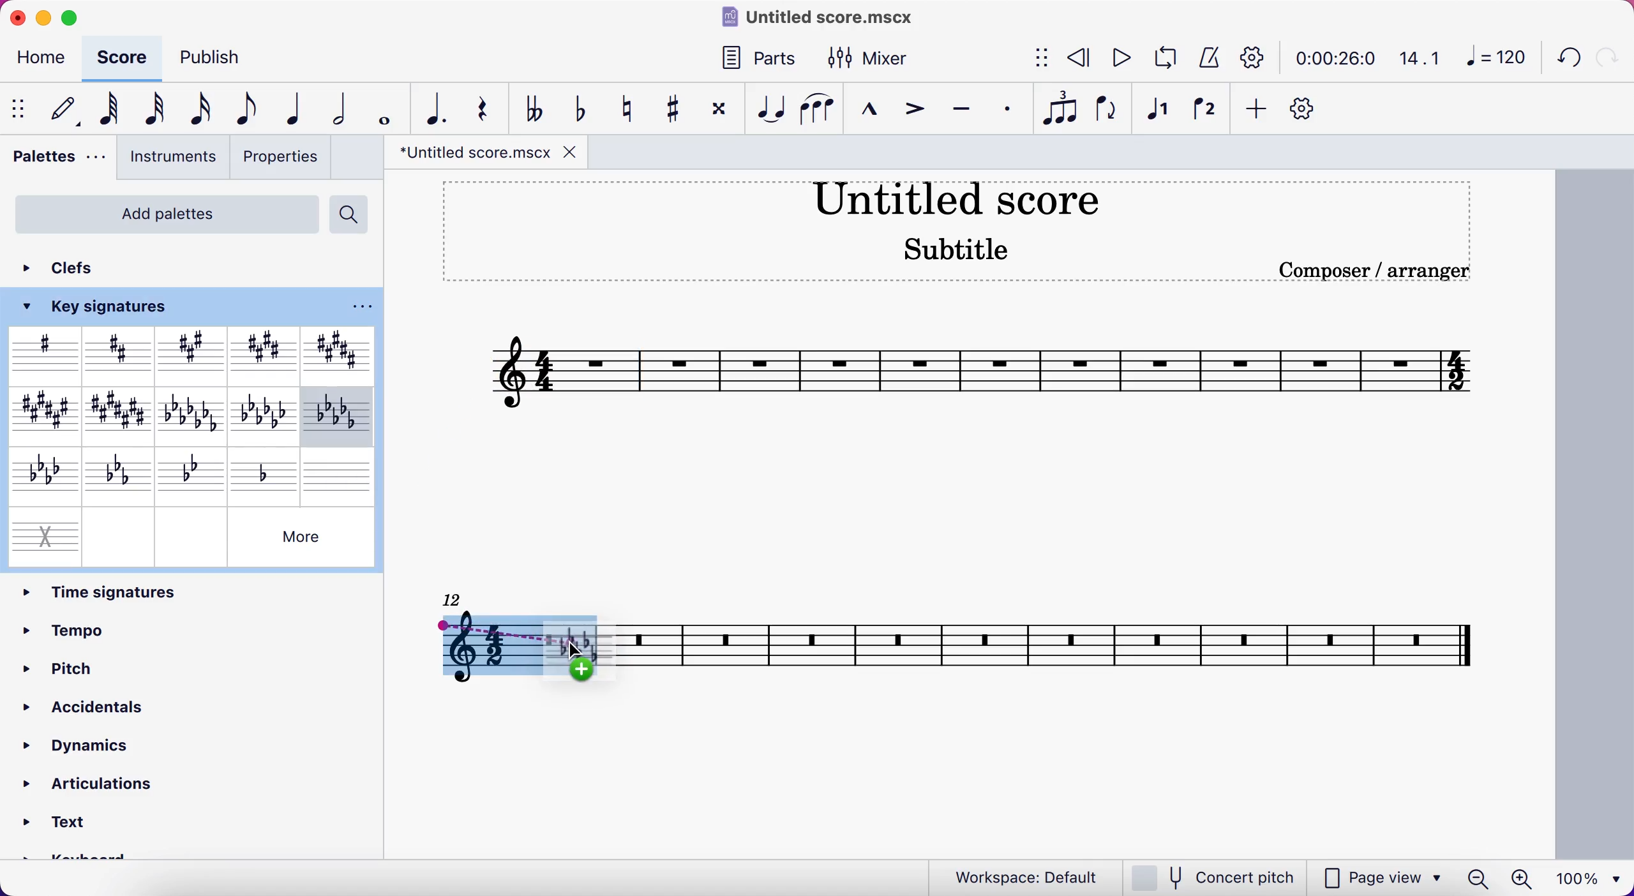  What do you see at coordinates (120, 535) in the screenshot?
I see `empty` at bounding box center [120, 535].